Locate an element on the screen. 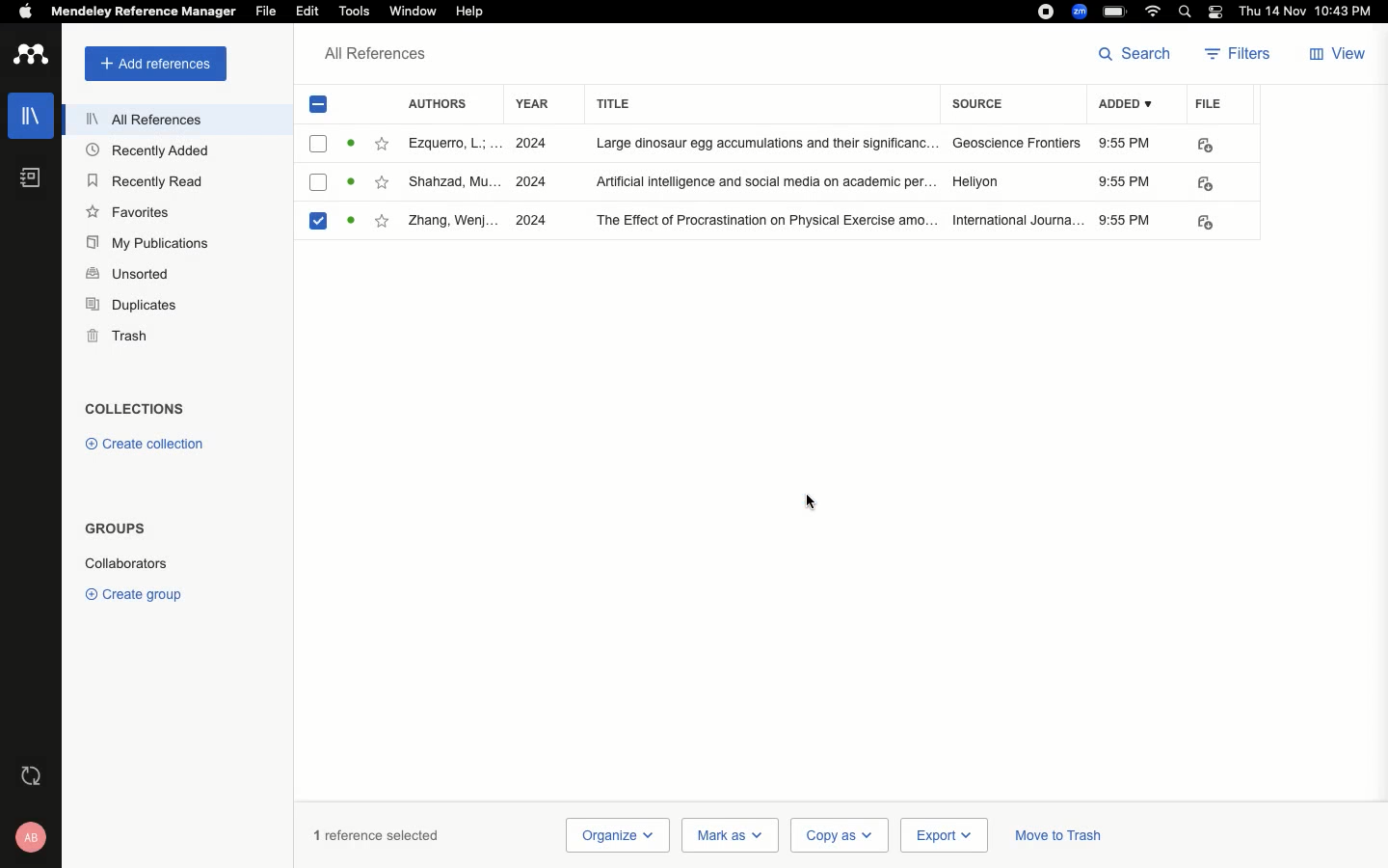 This screenshot has height=868, width=1388. 9:55PM is located at coordinates (1124, 220).